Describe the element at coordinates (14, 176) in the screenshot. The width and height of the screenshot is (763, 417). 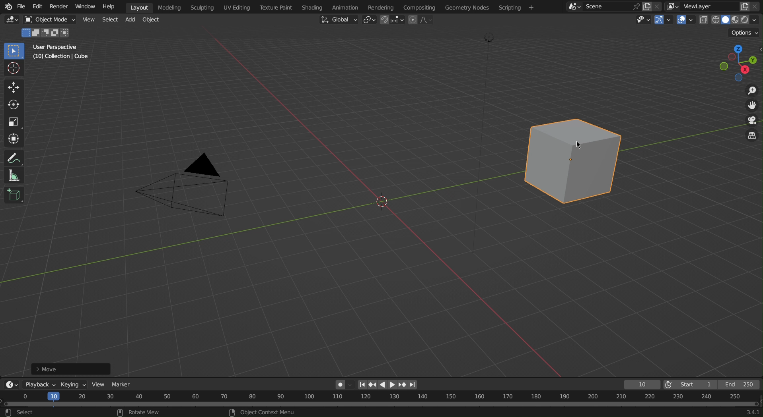
I see `Measure` at that location.